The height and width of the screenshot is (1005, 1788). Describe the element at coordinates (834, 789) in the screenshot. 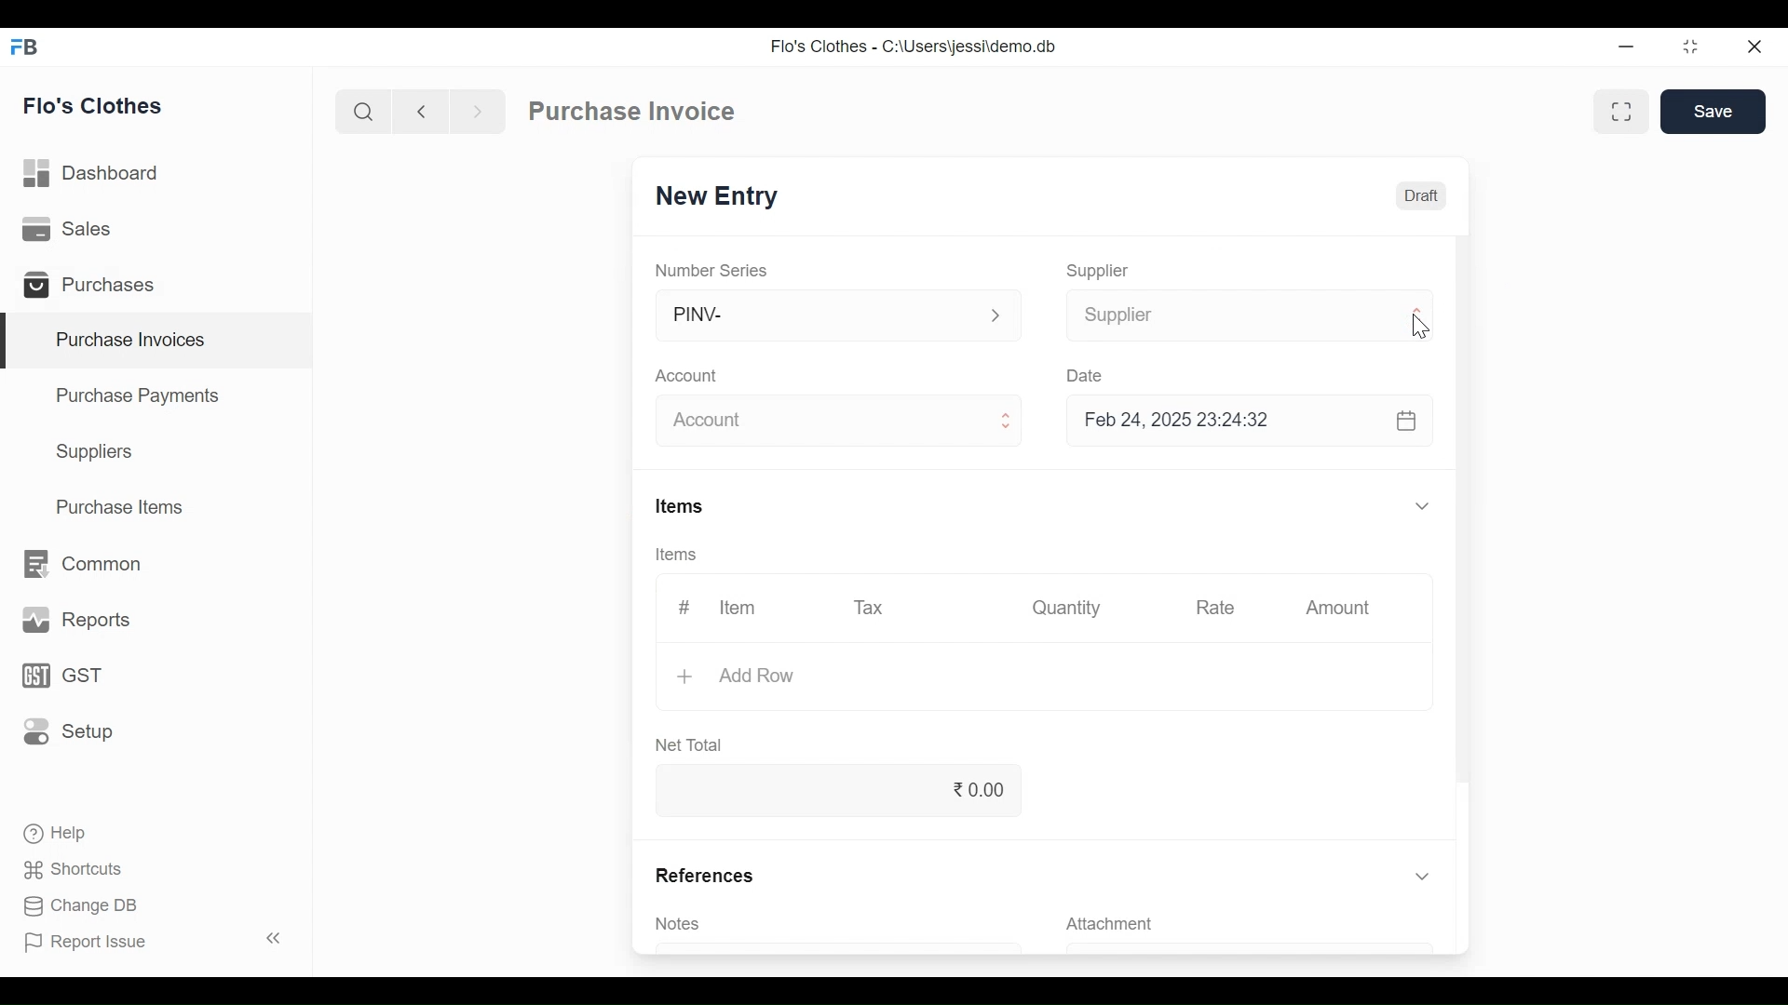

I see `0.00` at that location.